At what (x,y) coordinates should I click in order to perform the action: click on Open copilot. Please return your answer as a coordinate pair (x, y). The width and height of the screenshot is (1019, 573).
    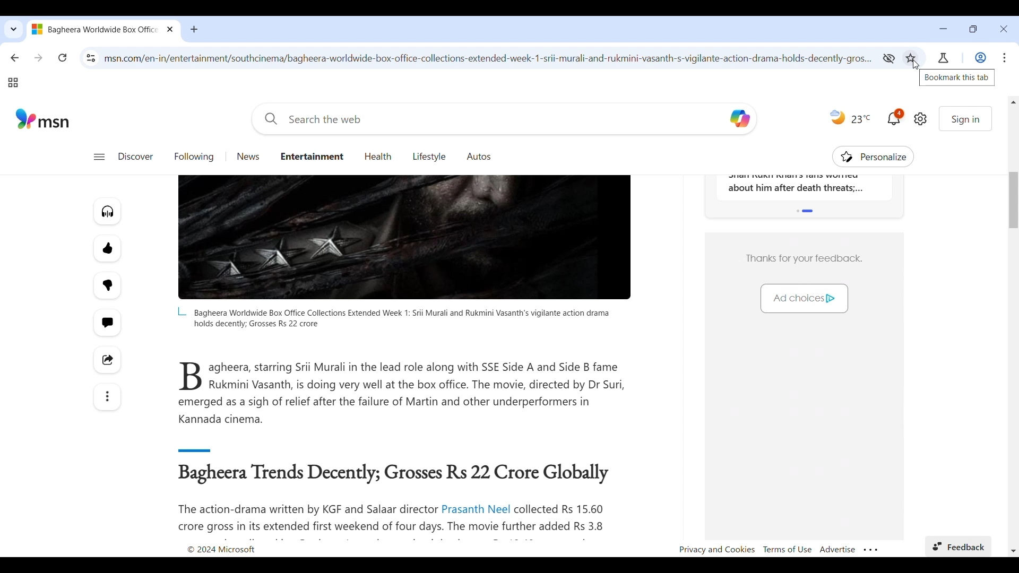
    Looking at the image, I should click on (741, 118).